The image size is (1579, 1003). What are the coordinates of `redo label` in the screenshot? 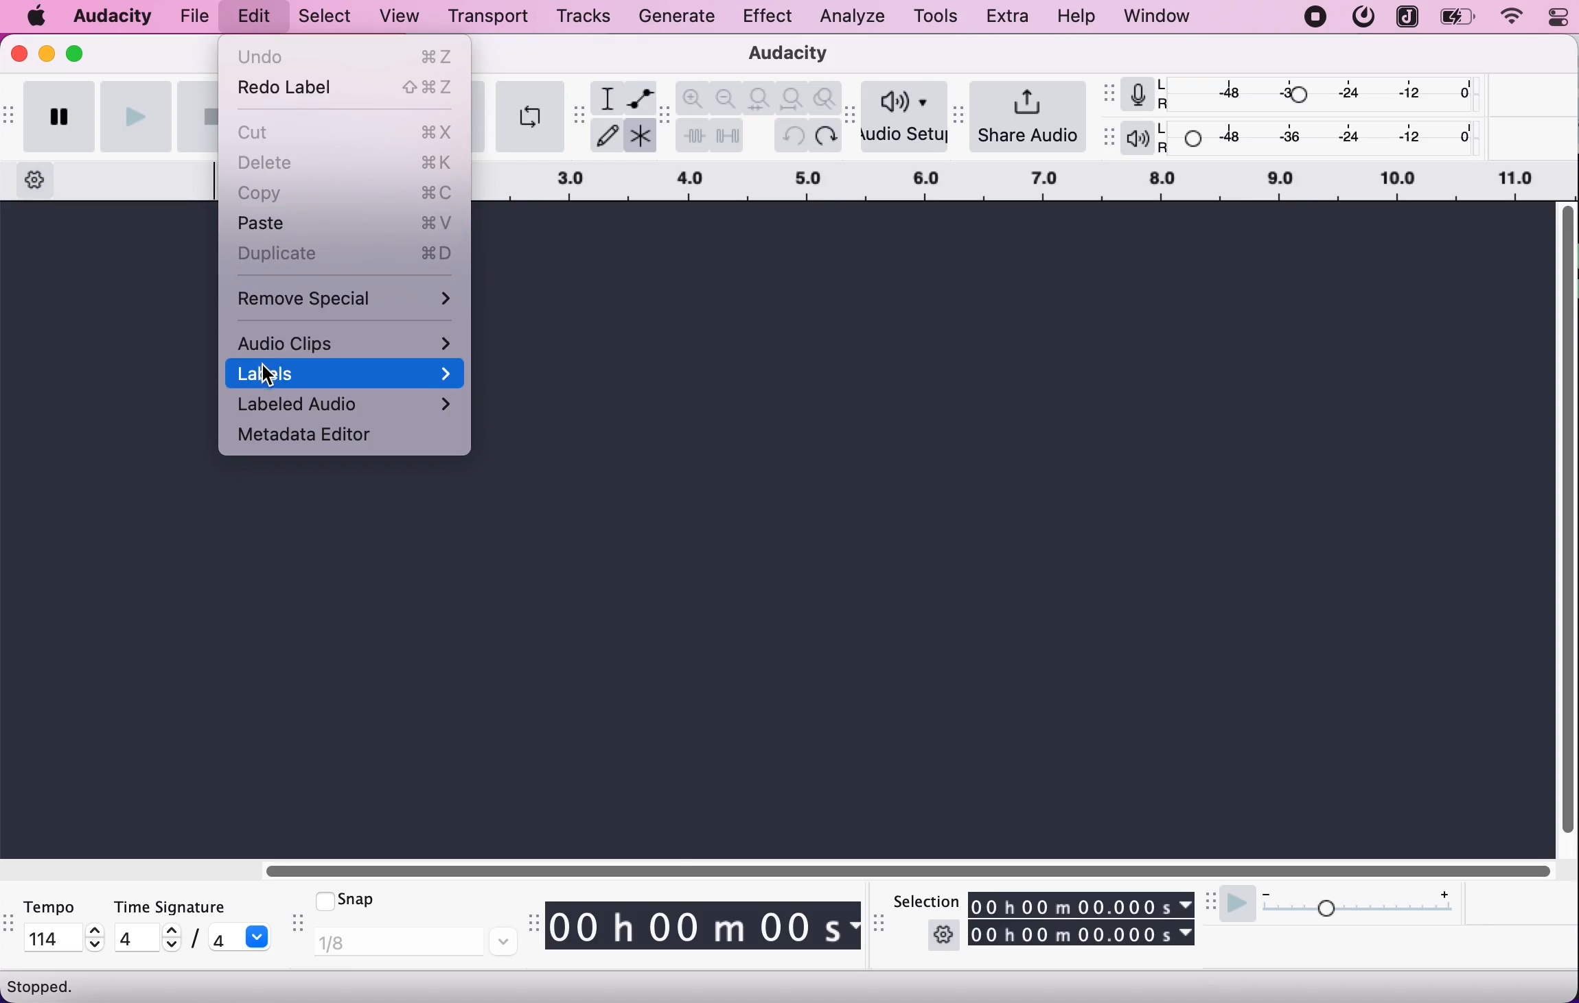 It's located at (347, 91).